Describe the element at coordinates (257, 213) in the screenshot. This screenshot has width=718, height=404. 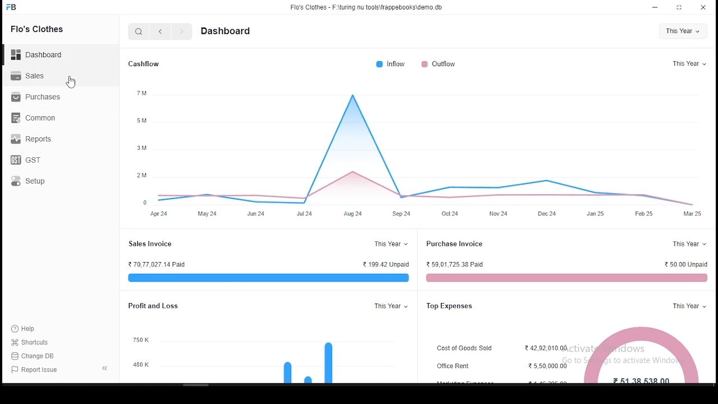
I see `jun 24` at that location.